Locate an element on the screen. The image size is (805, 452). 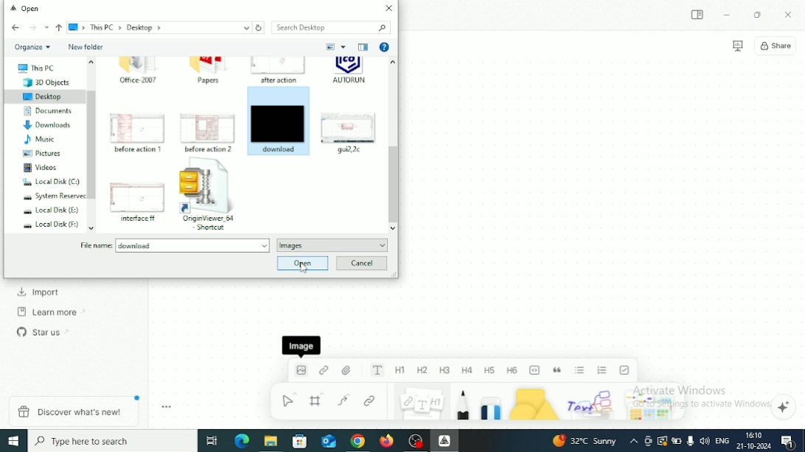
Heading  4 is located at coordinates (467, 371).